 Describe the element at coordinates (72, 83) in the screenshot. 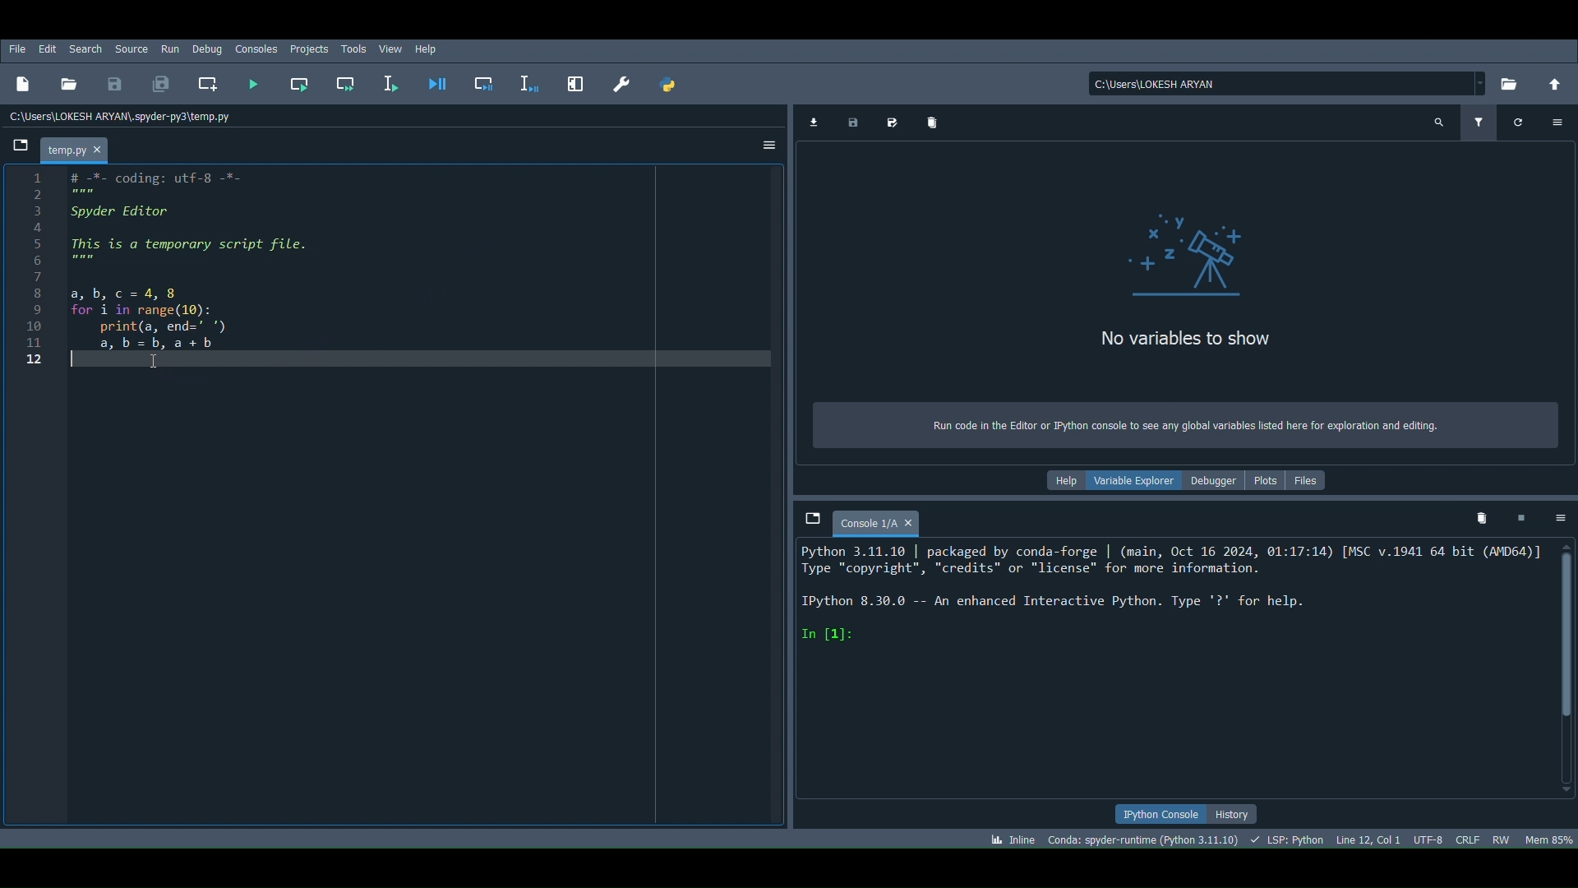

I see `Open file (Ctrl + O)` at that location.